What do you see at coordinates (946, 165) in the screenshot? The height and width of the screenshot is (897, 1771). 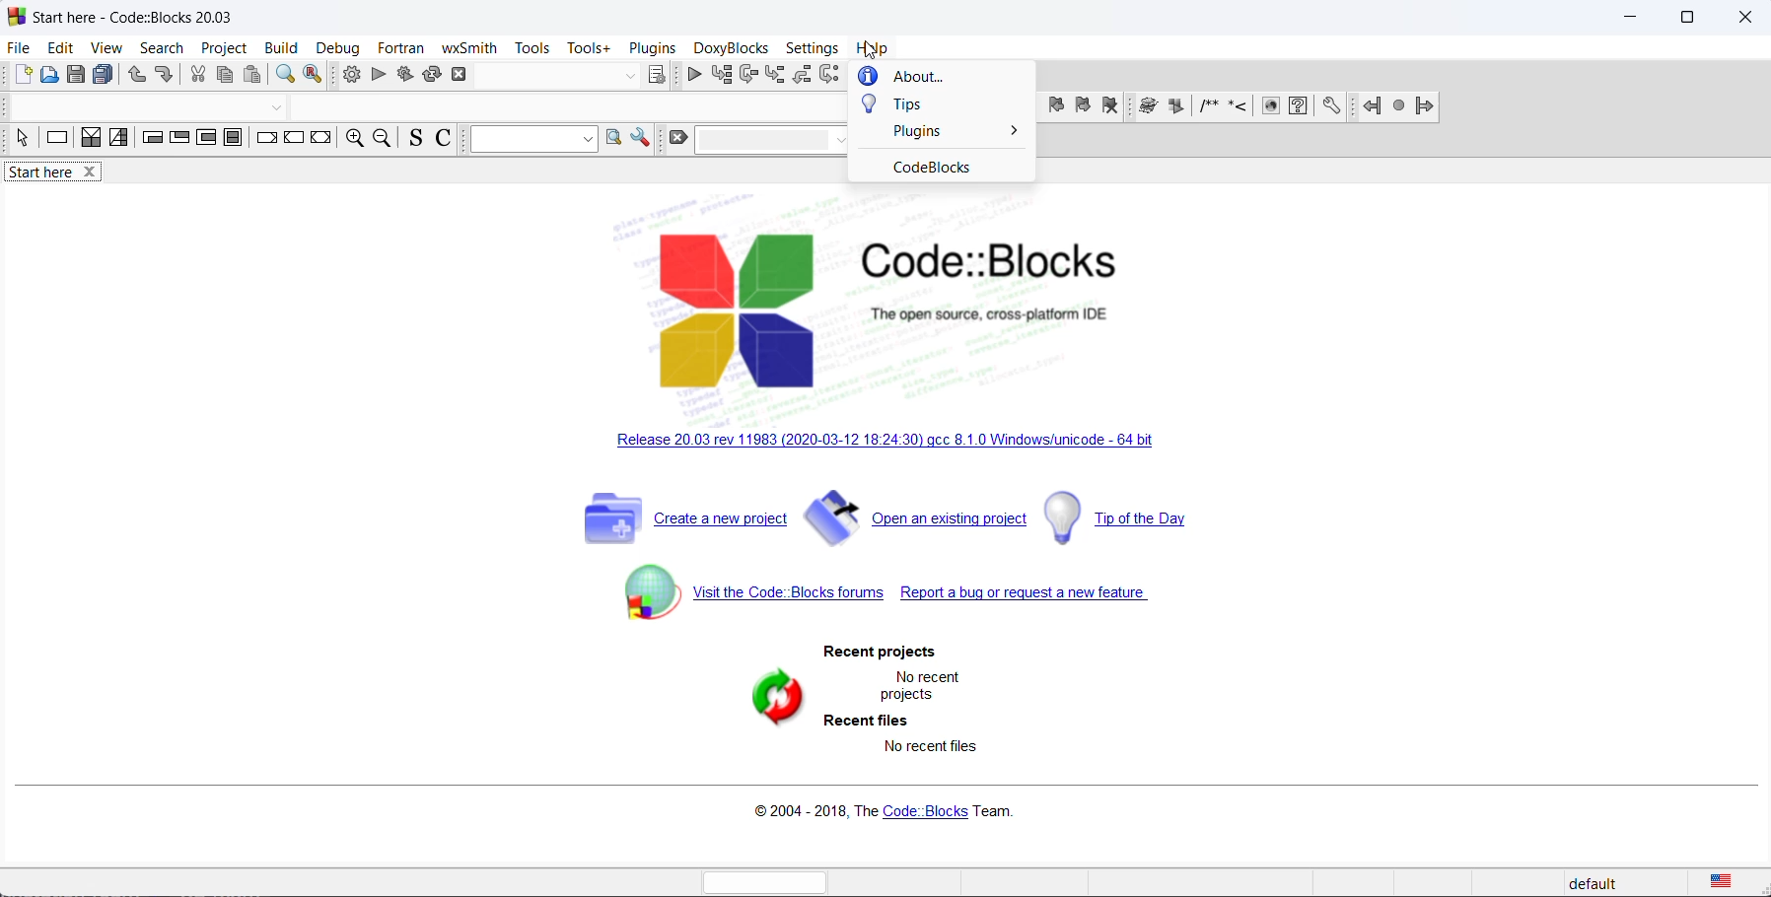 I see `codeblocks` at bounding box center [946, 165].